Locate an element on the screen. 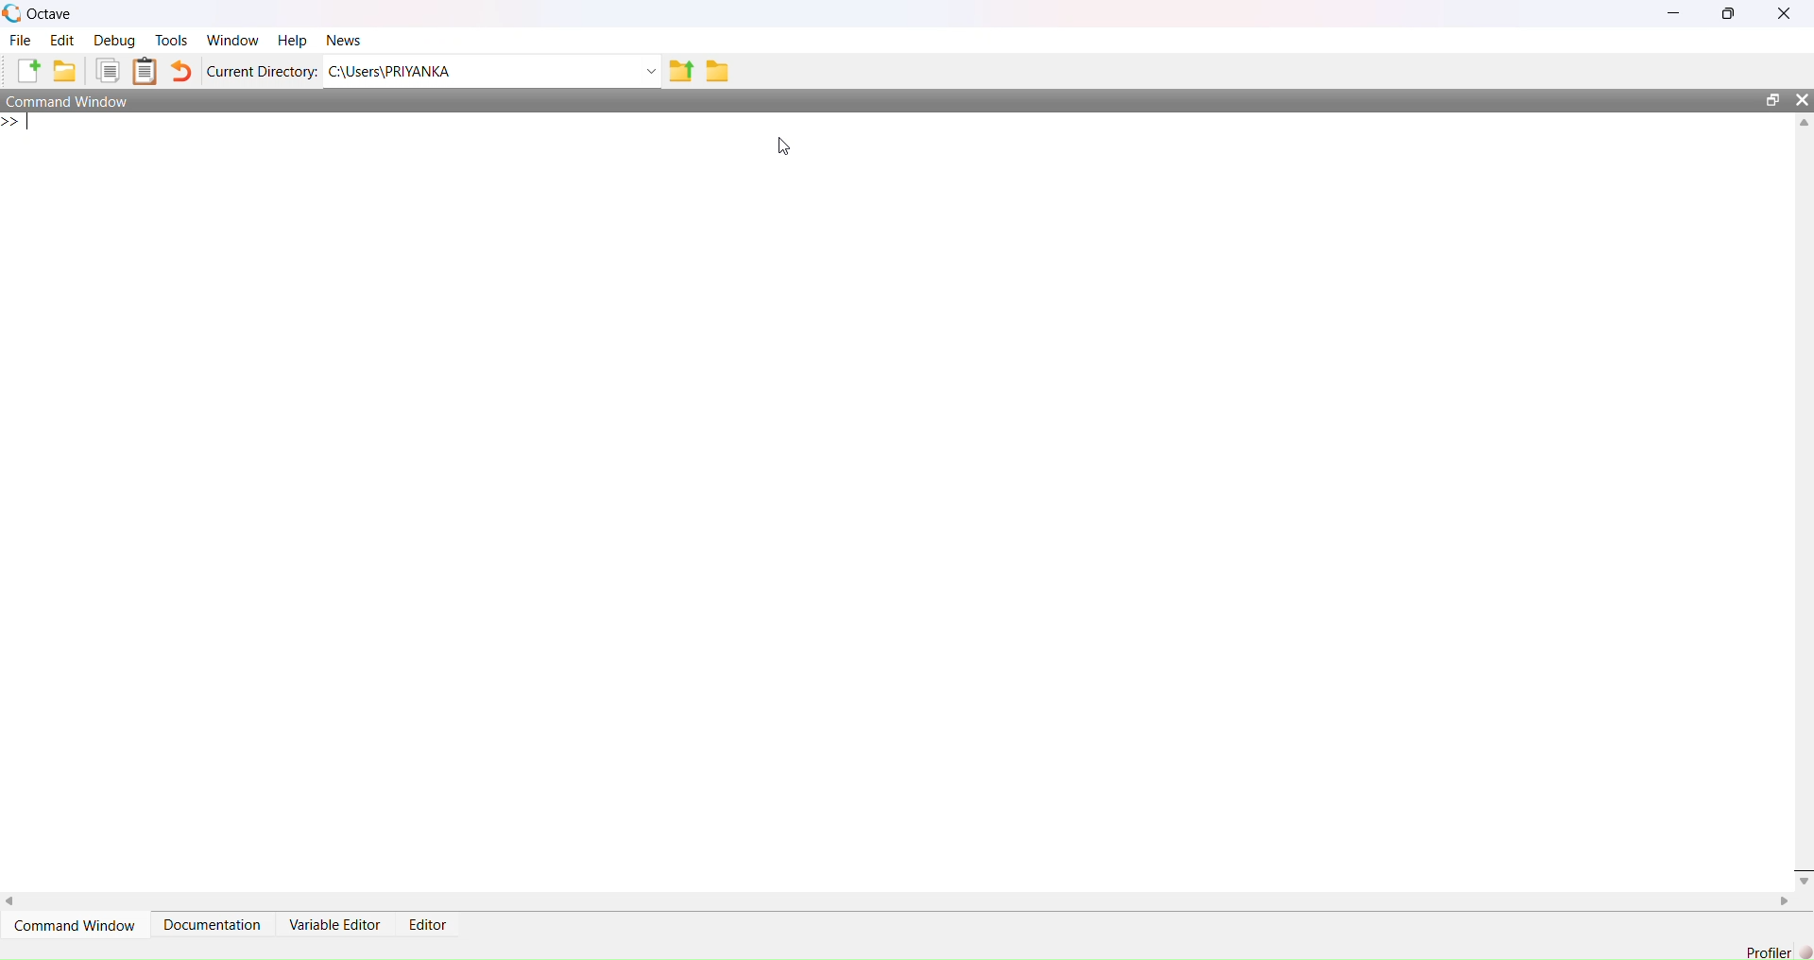 The width and height of the screenshot is (1814, 960). Profiler is located at coordinates (1773, 950).